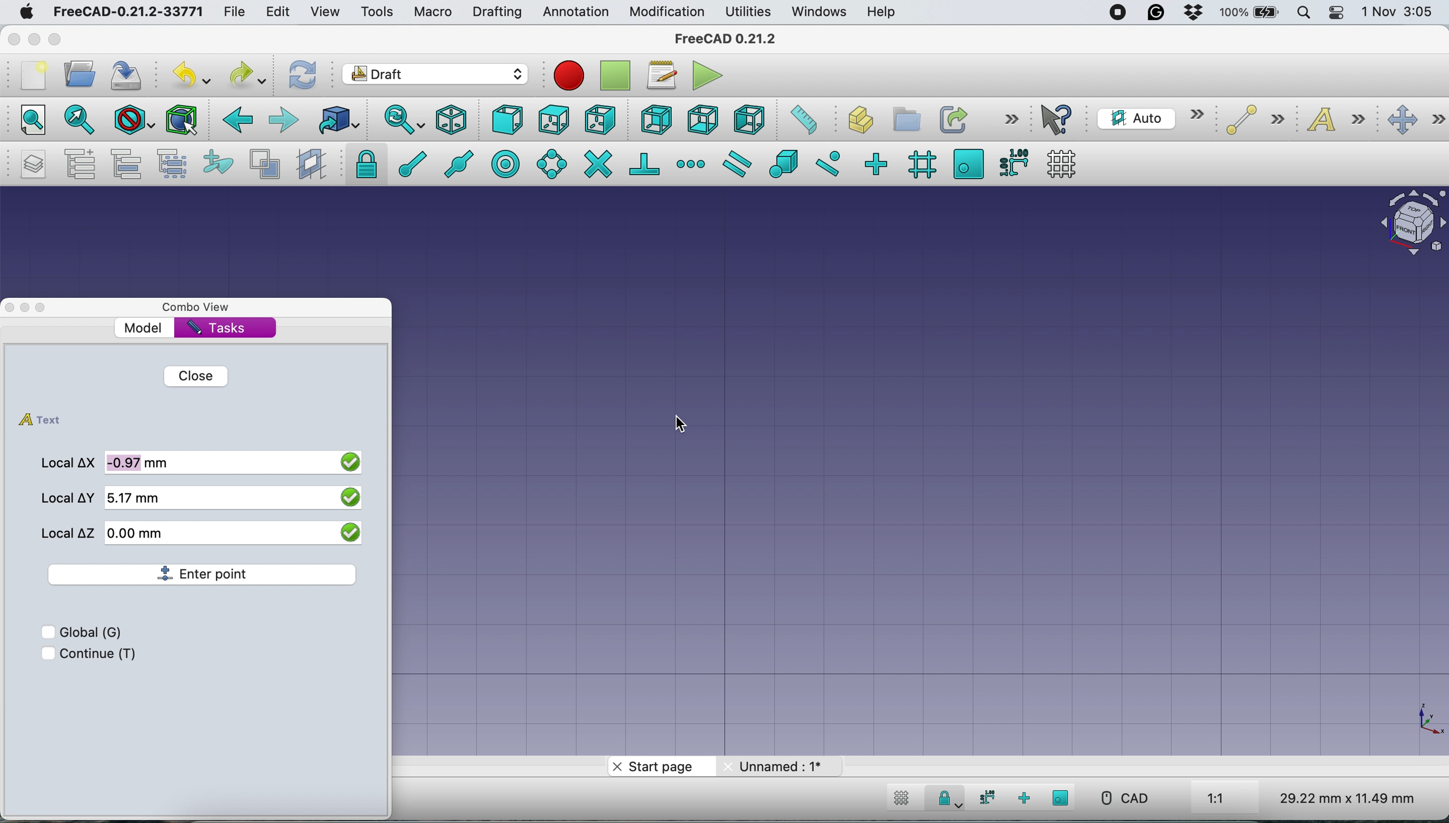 The height and width of the screenshot is (823, 1449). What do you see at coordinates (408, 165) in the screenshot?
I see `snap at end` at bounding box center [408, 165].